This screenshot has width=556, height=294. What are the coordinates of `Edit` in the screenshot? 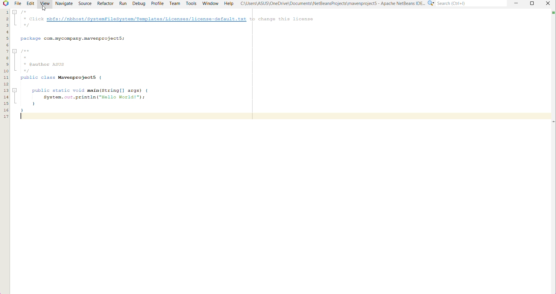 It's located at (30, 3).